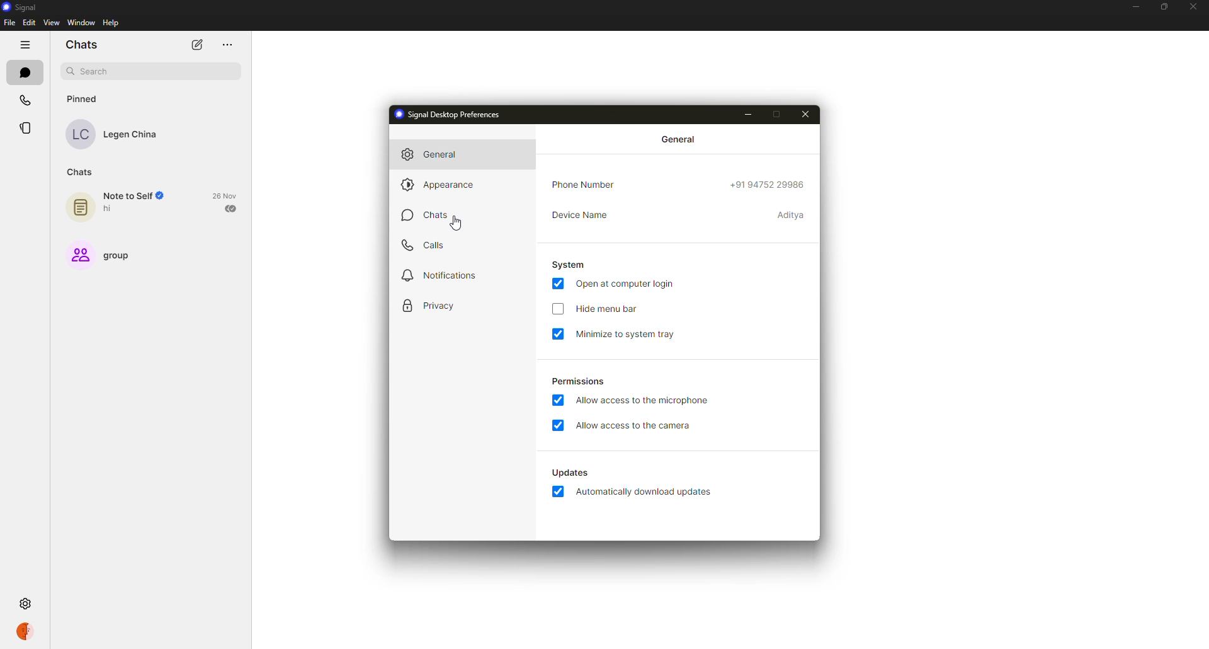 This screenshot has height=649, width=1209. I want to click on appearance, so click(437, 185).